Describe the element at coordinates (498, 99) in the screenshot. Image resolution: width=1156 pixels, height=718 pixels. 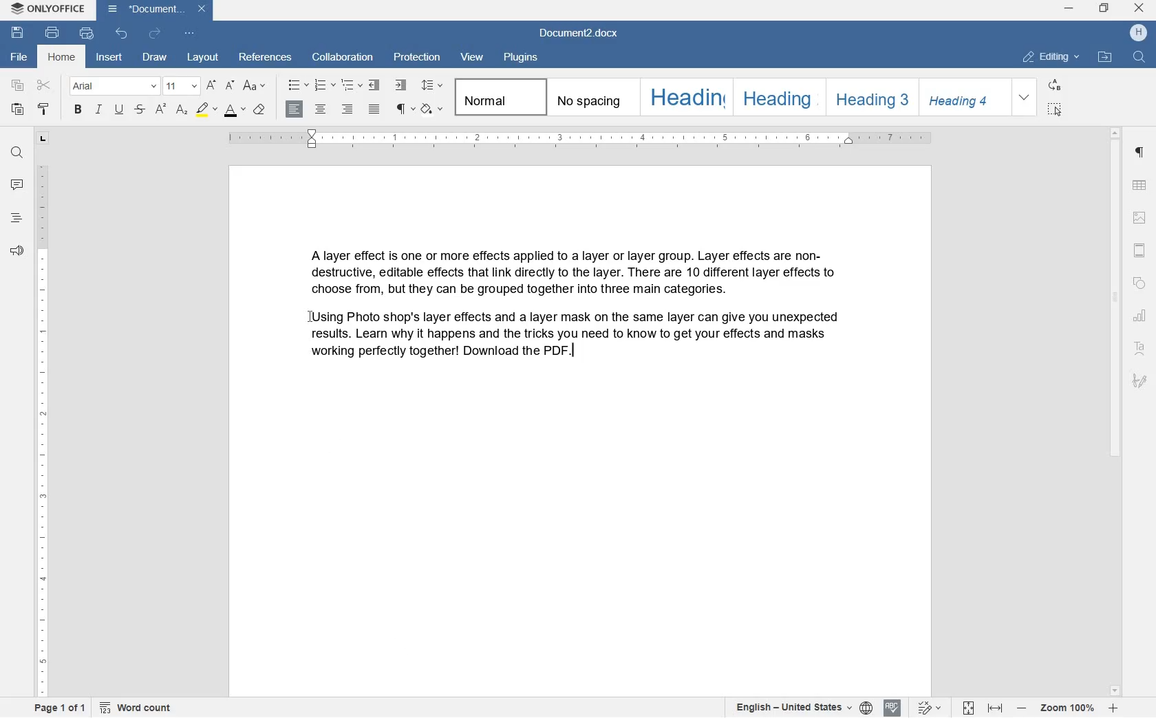
I see `NORMAL` at that location.